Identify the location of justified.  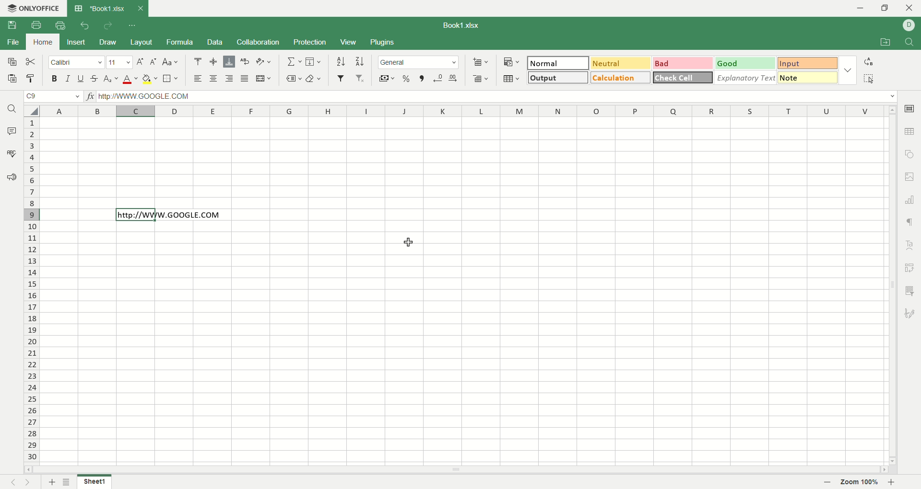
(245, 79).